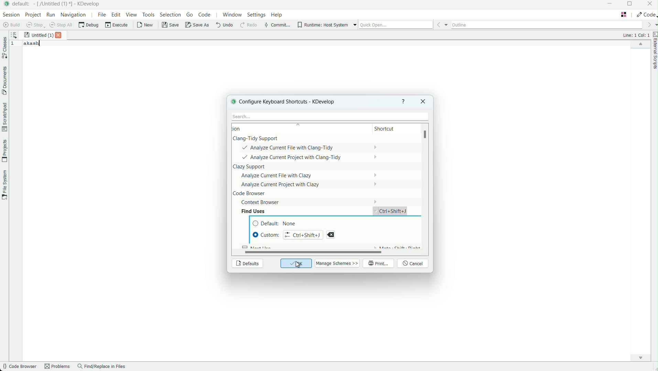 The image size is (658, 371). What do you see at coordinates (4, 117) in the screenshot?
I see `scratchpad` at bounding box center [4, 117].